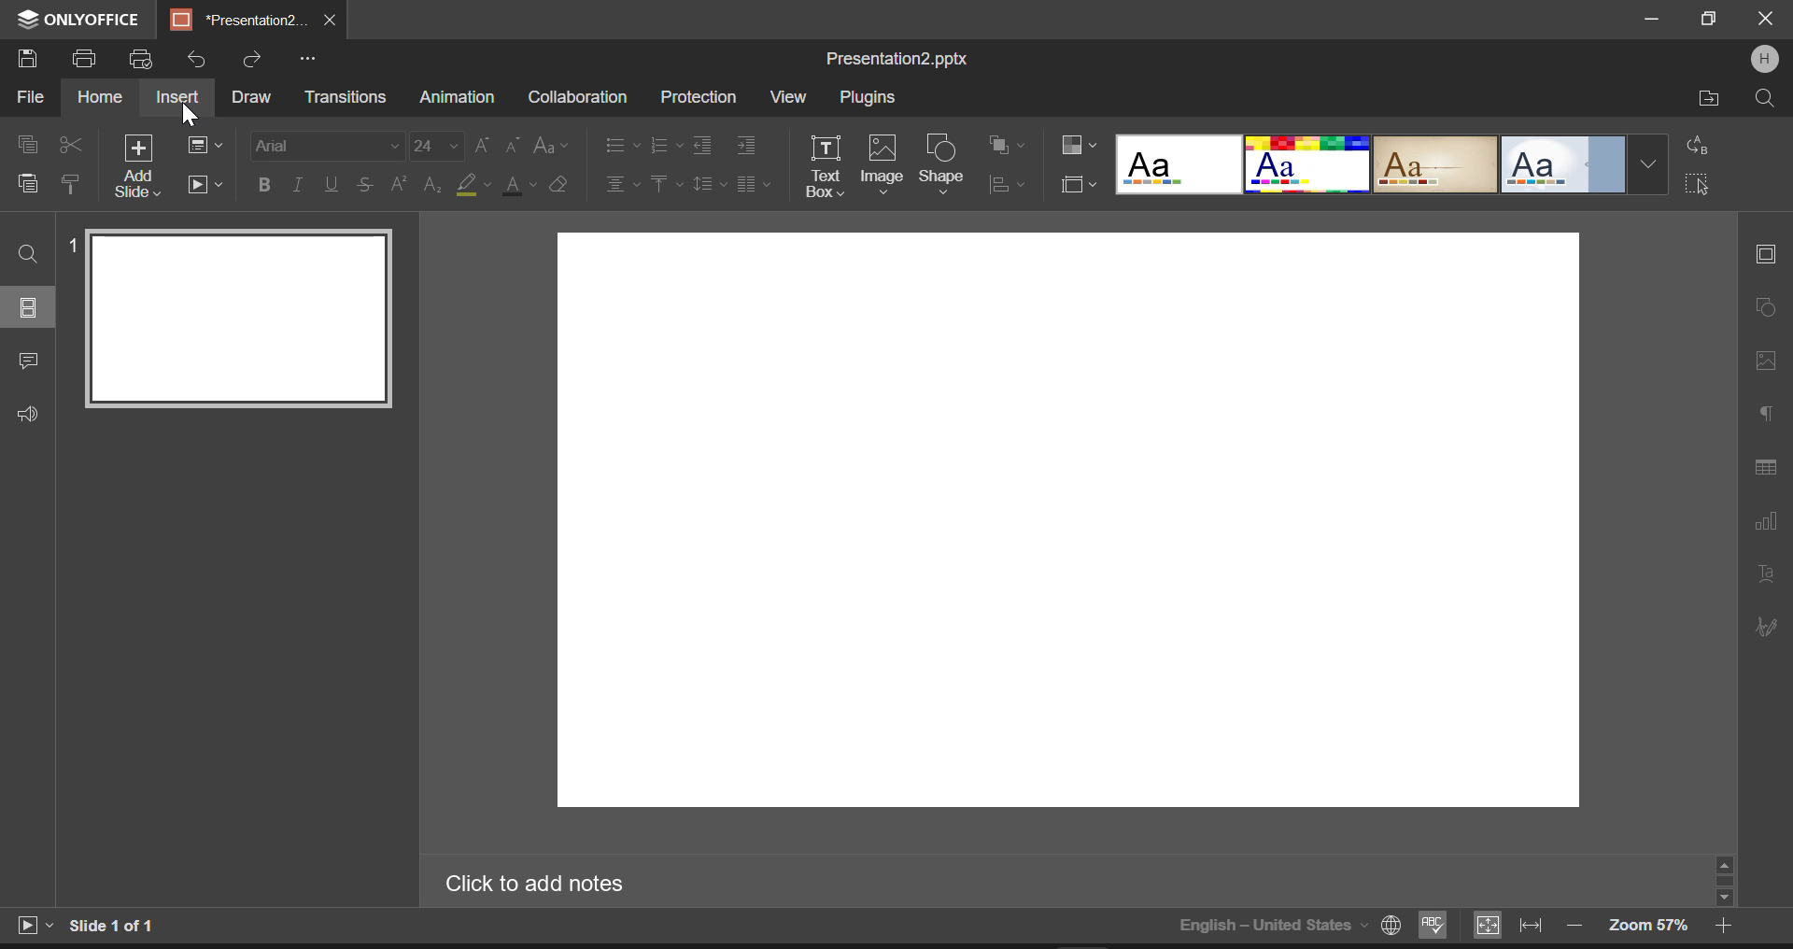  What do you see at coordinates (326, 142) in the screenshot?
I see `Font Style: Arial` at bounding box center [326, 142].